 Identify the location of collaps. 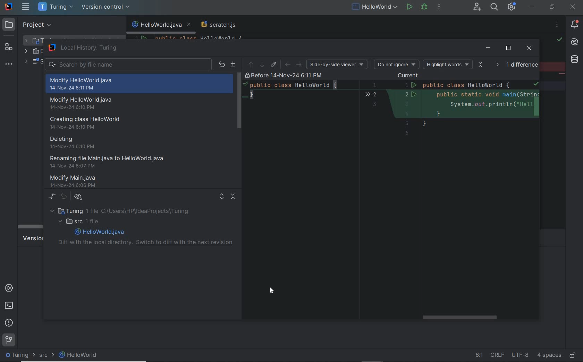
(482, 65).